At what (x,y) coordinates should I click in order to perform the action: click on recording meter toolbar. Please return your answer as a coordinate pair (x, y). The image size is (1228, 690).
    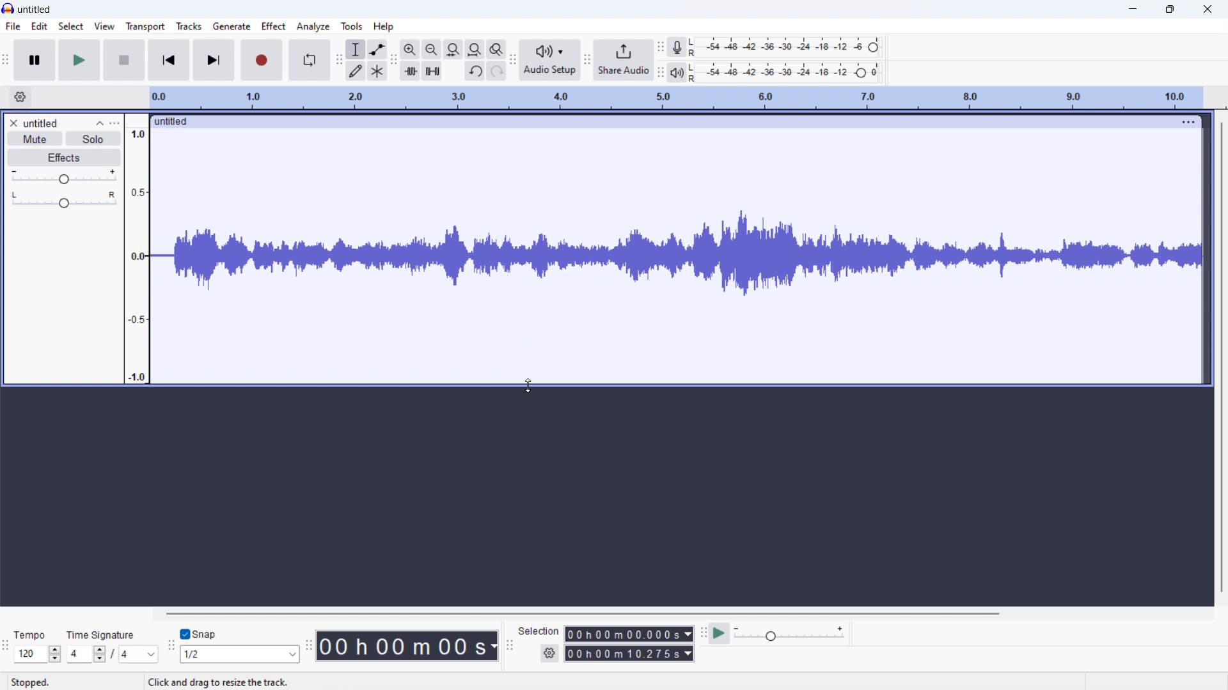
    Looking at the image, I should click on (661, 47).